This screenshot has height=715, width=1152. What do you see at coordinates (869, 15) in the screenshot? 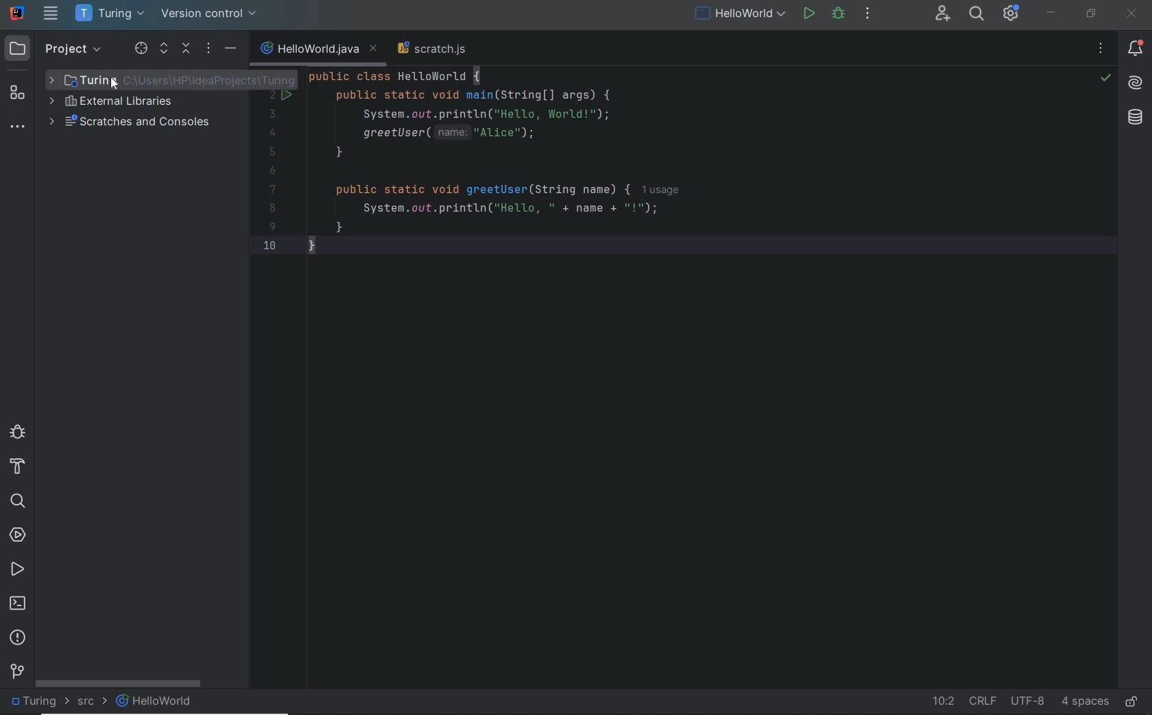
I see `more actions` at bounding box center [869, 15].